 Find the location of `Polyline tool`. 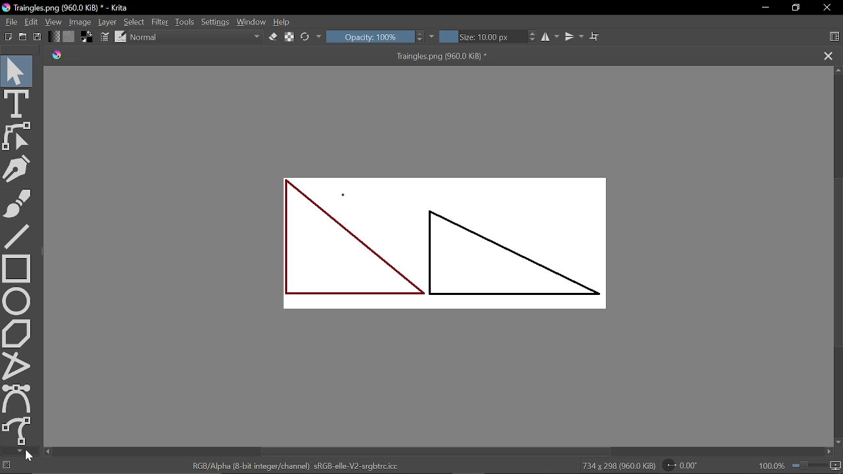

Polyline tool is located at coordinates (16, 365).